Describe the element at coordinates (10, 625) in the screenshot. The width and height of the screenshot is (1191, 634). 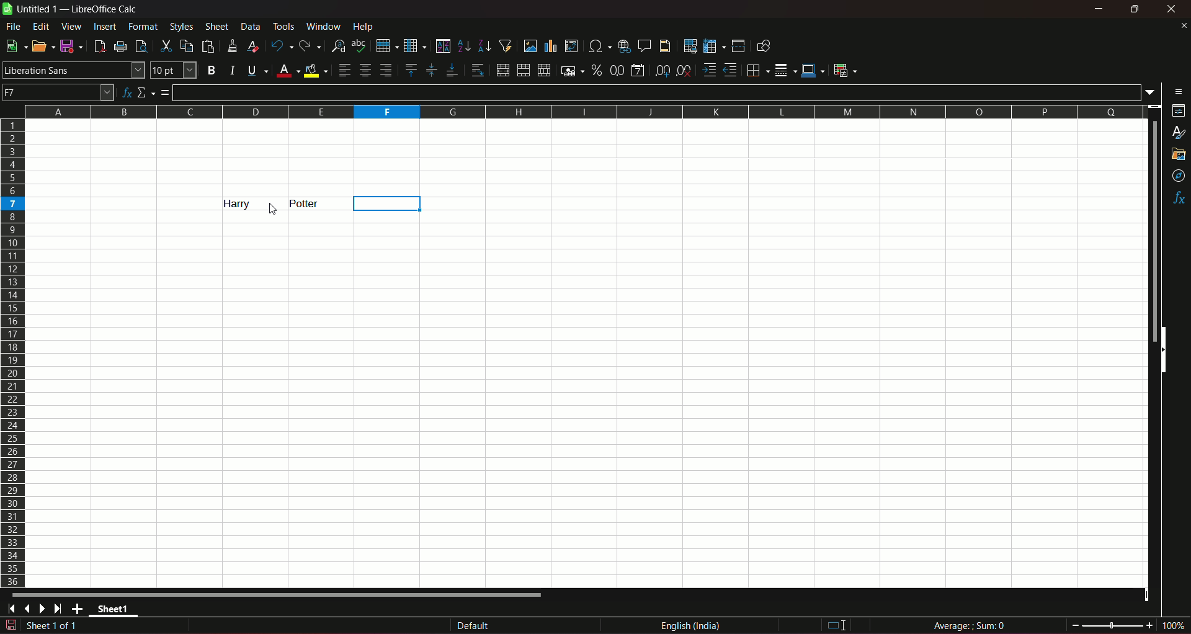
I see `document modified` at that location.